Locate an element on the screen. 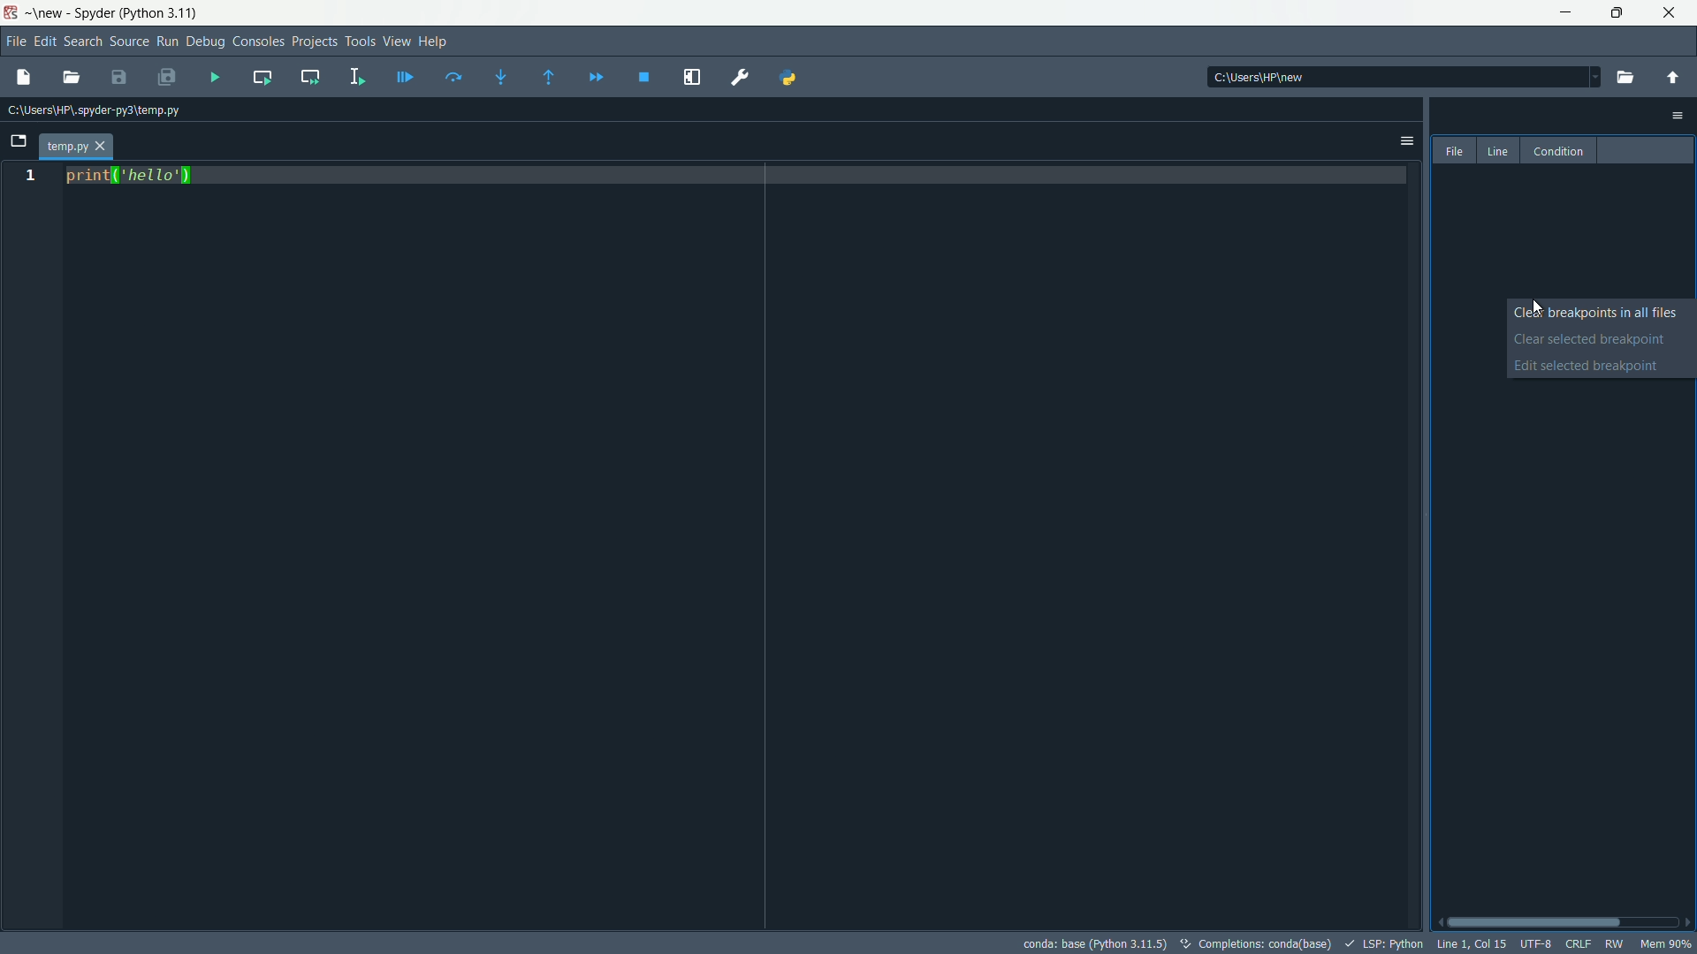 The width and height of the screenshot is (1697, 954). clear selected breakpoint is located at coordinates (1602, 339).